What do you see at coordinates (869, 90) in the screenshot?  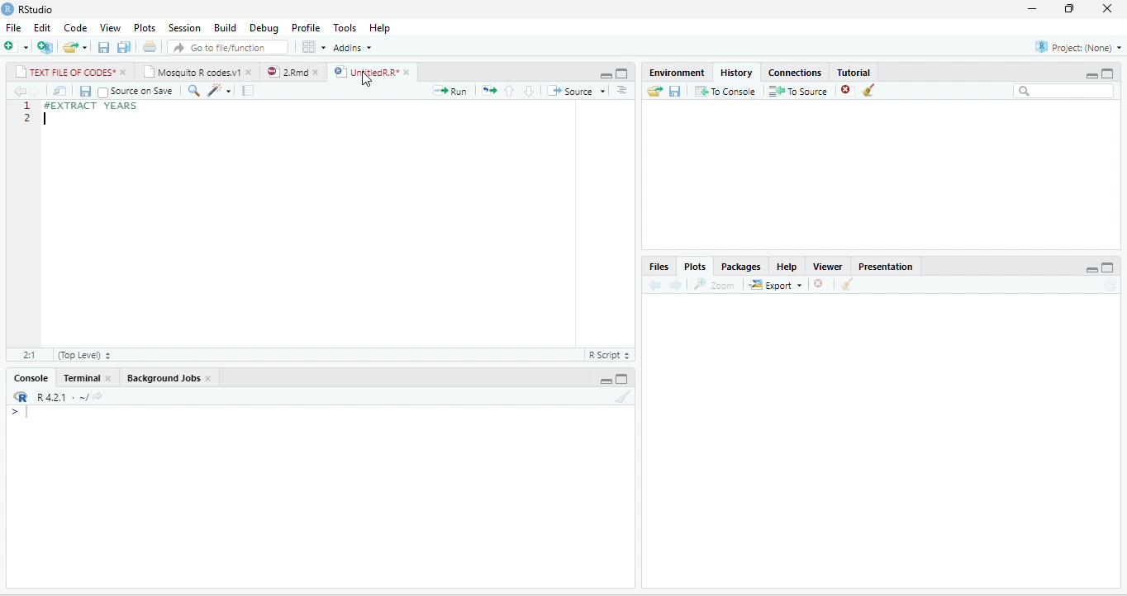 I see `clear` at bounding box center [869, 90].